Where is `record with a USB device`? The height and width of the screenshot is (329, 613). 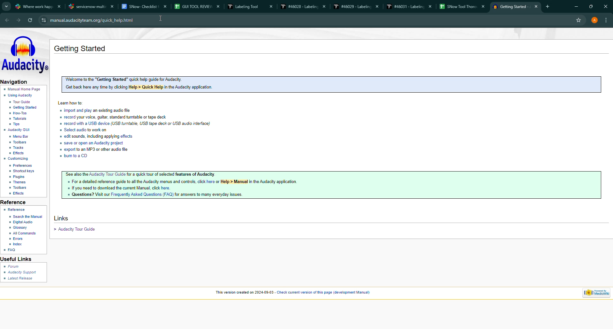
record with a USB device is located at coordinates (84, 124).